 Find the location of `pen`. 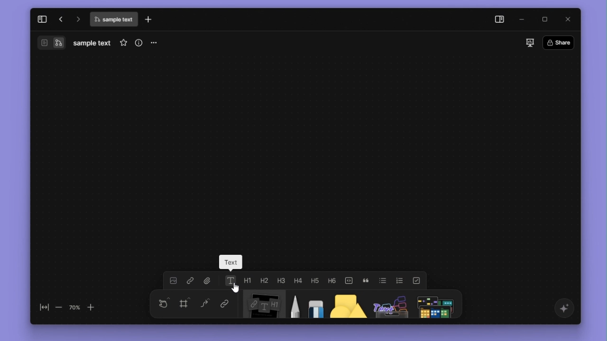

pen is located at coordinates (293, 305).